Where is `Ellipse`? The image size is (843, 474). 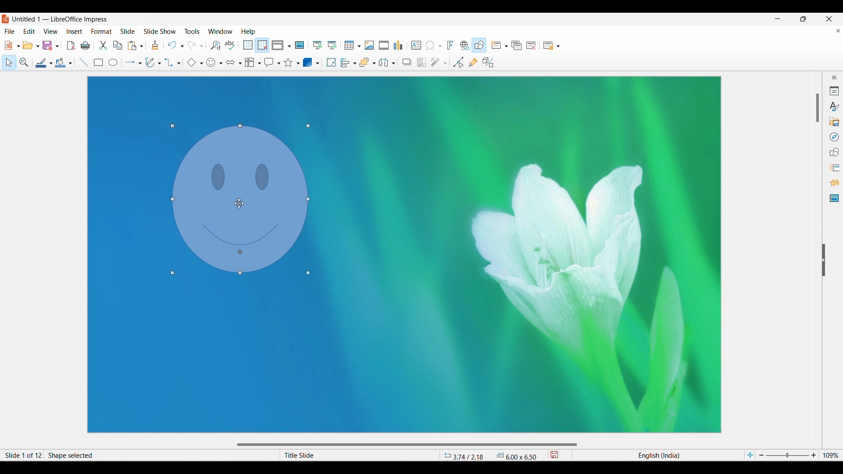 Ellipse is located at coordinates (113, 62).